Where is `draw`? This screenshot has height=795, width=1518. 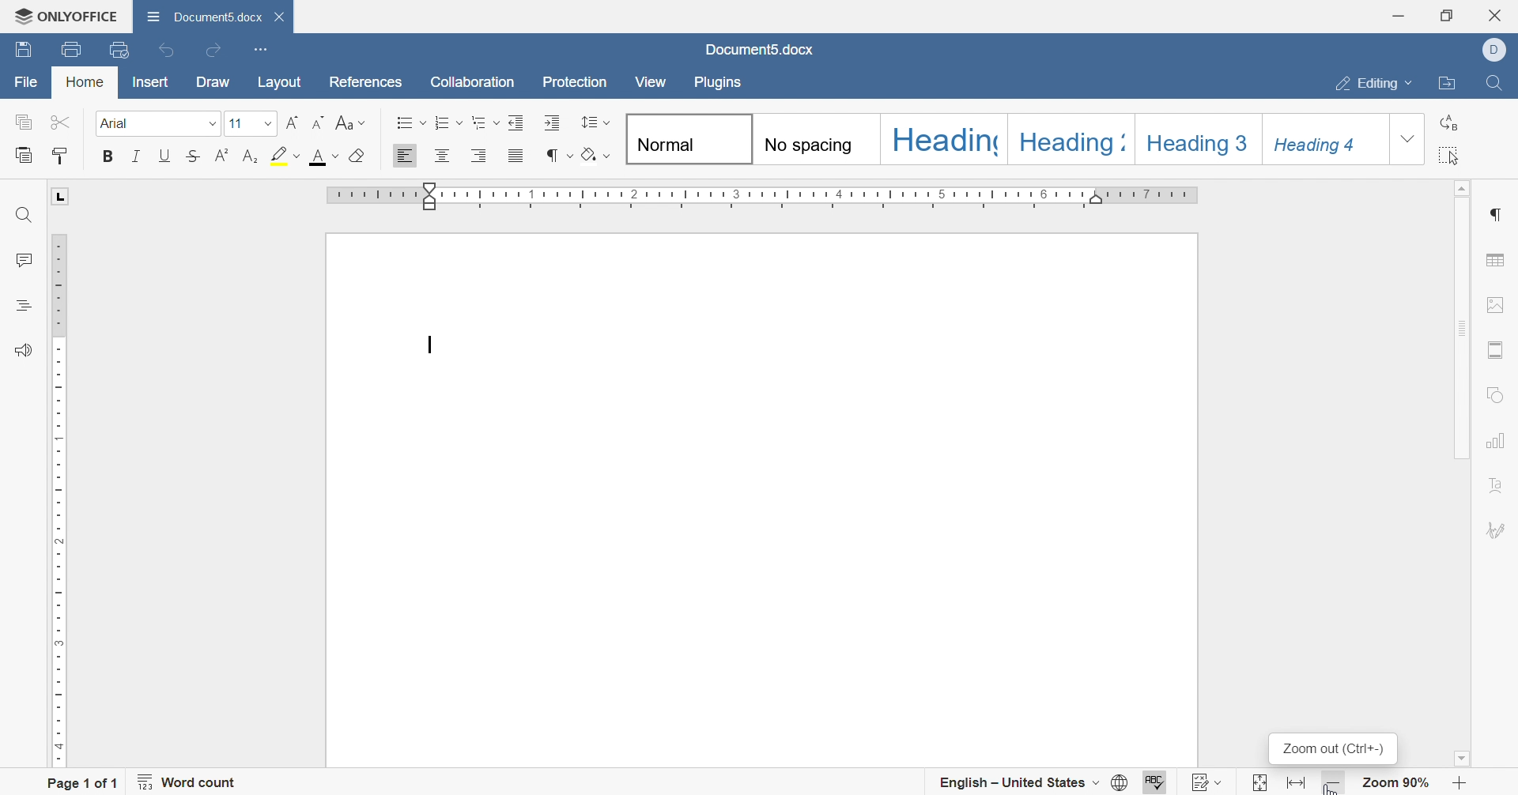
draw is located at coordinates (214, 81).